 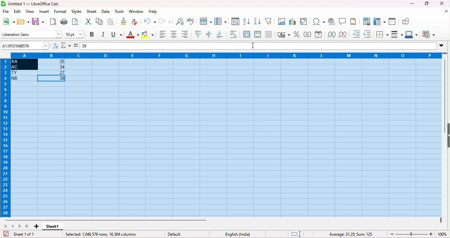 What do you see at coordinates (104, 35) in the screenshot?
I see `italics` at bounding box center [104, 35].